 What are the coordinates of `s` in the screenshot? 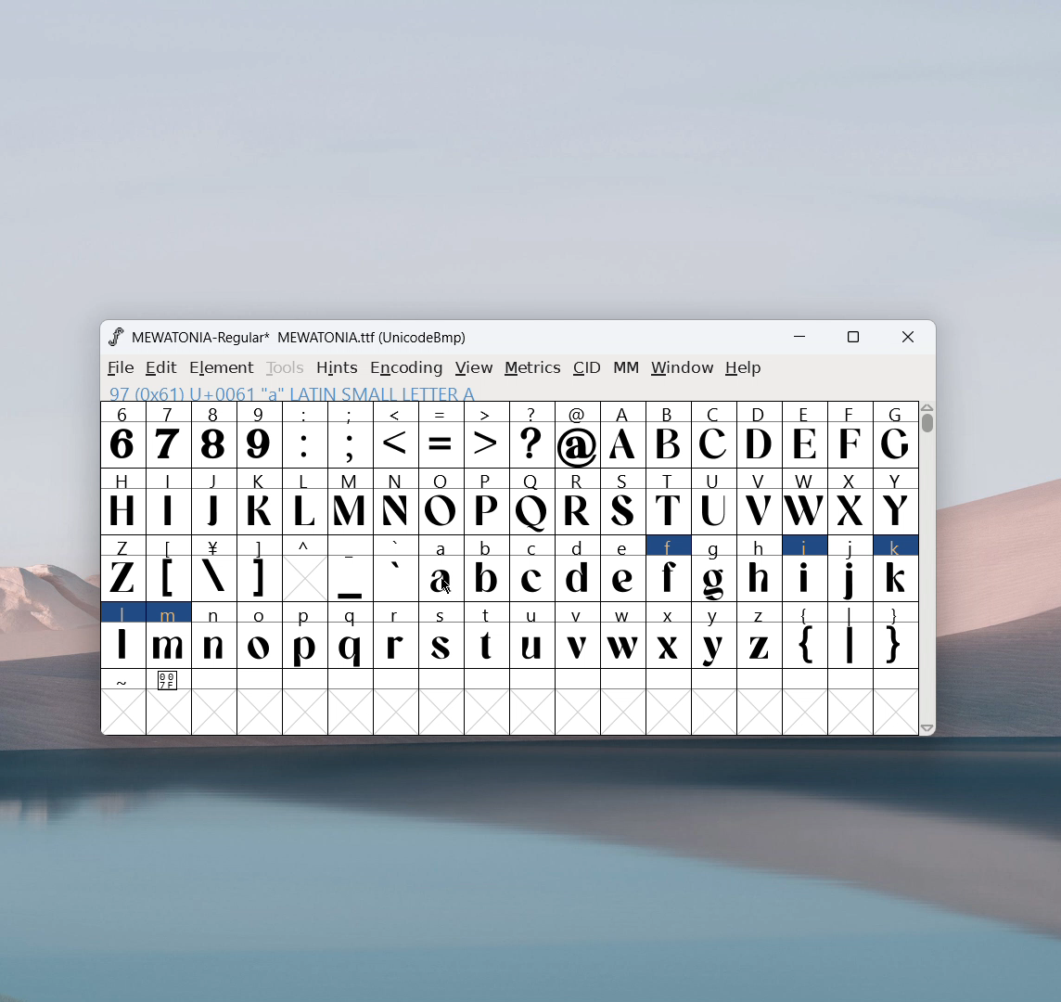 It's located at (441, 636).